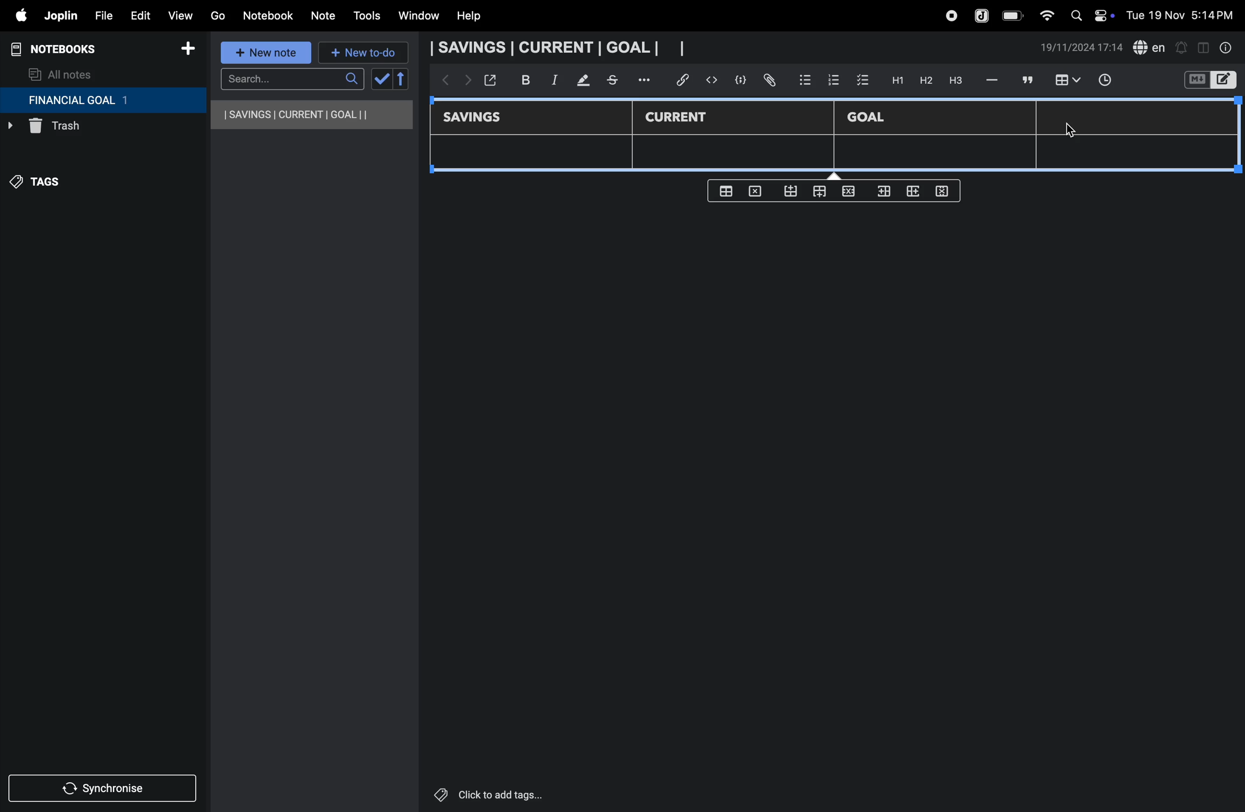 The height and width of the screenshot is (812, 1245). What do you see at coordinates (16, 15) in the screenshot?
I see `apple menu` at bounding box center [16, 15].